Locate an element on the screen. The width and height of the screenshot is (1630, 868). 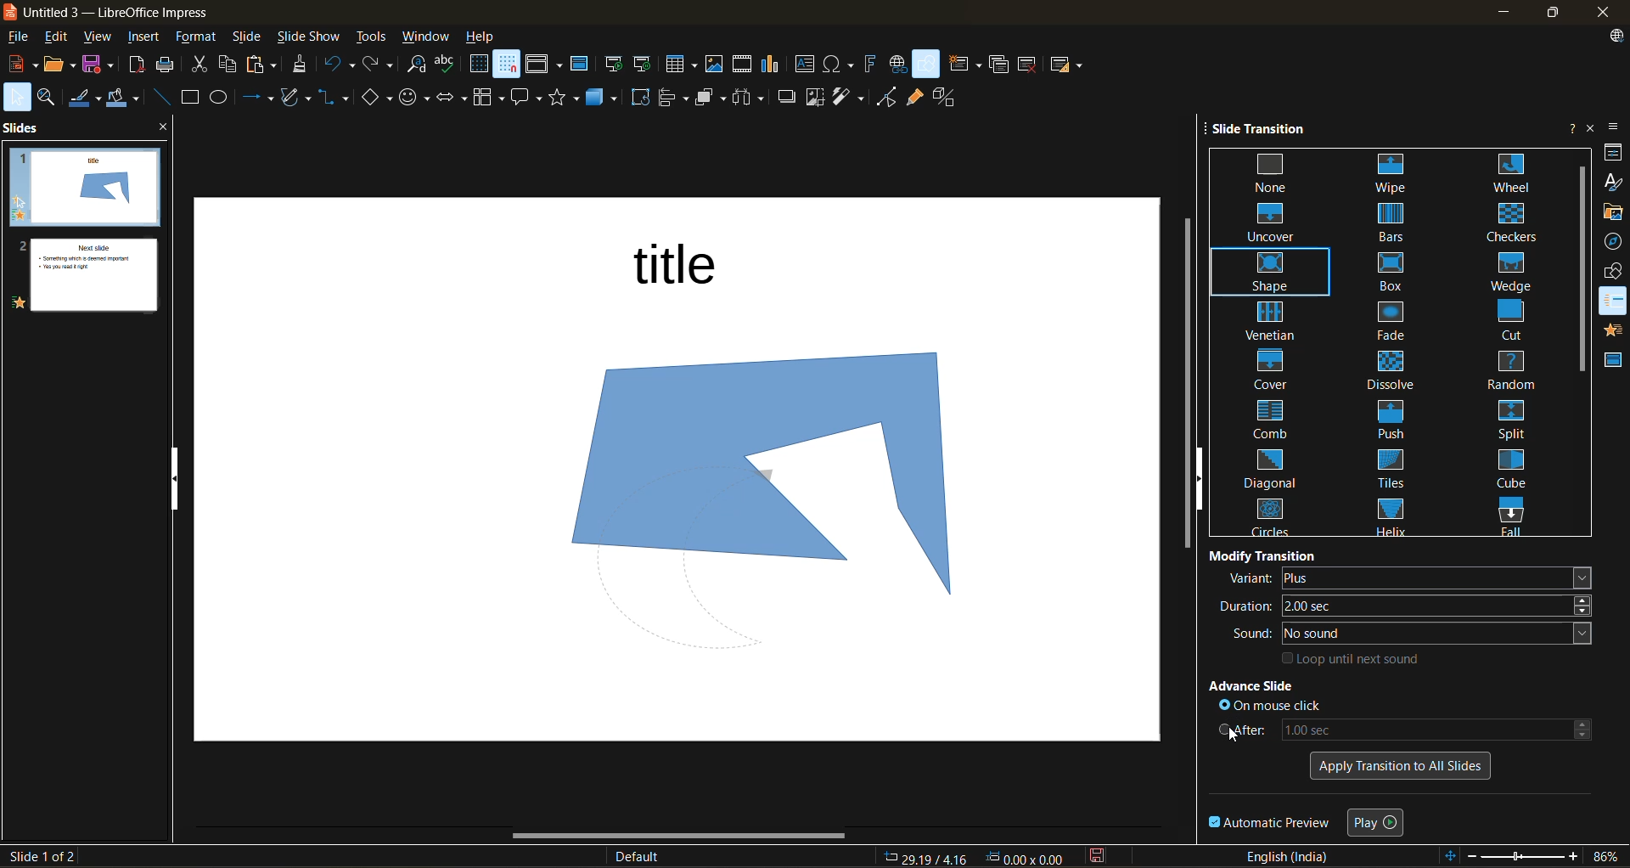
text language is located at coordinates (1293, 857).